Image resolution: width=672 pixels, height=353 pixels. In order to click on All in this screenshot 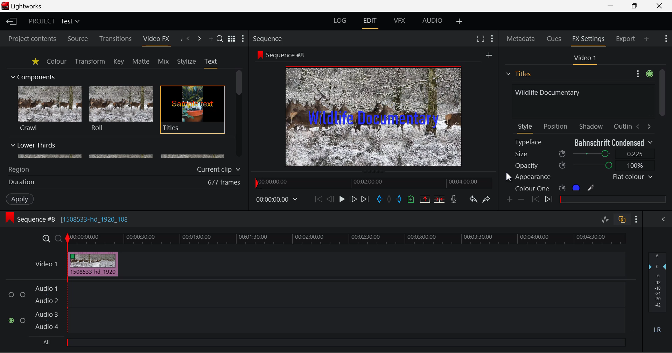, I will do `click(47, 343)`.